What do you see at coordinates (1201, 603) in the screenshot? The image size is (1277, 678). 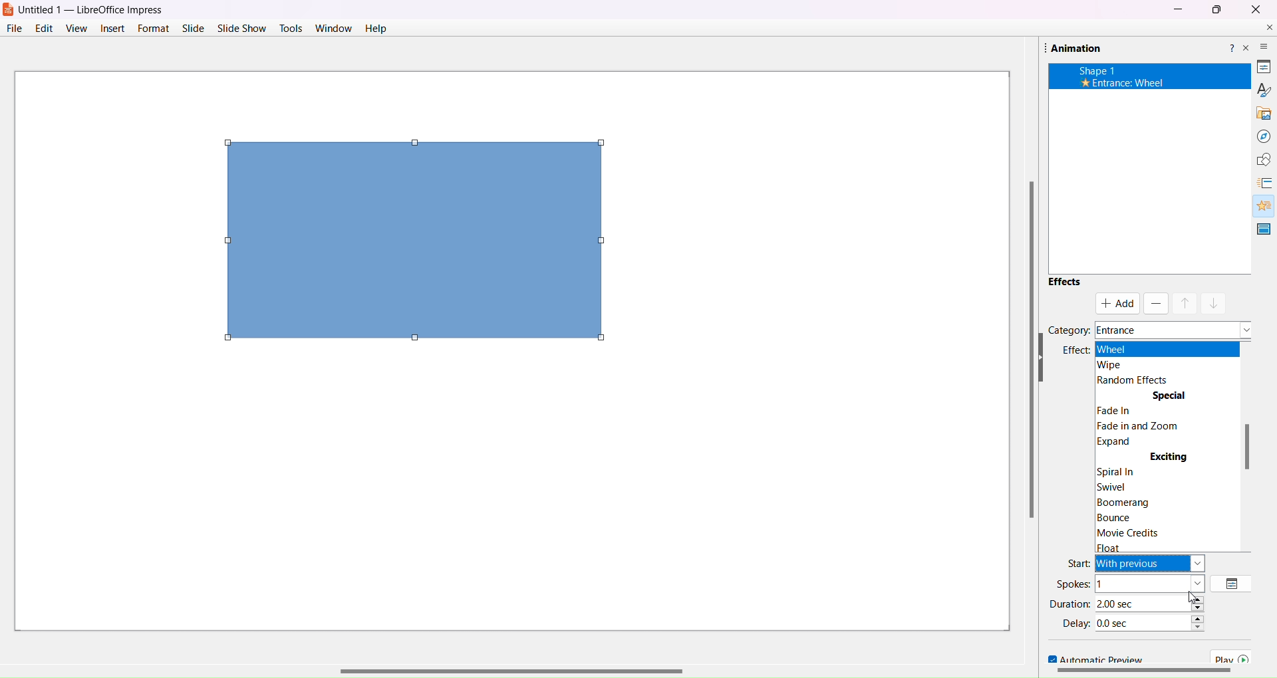 I see `Duration increase/decrease` at bounding box center [1201, 603].